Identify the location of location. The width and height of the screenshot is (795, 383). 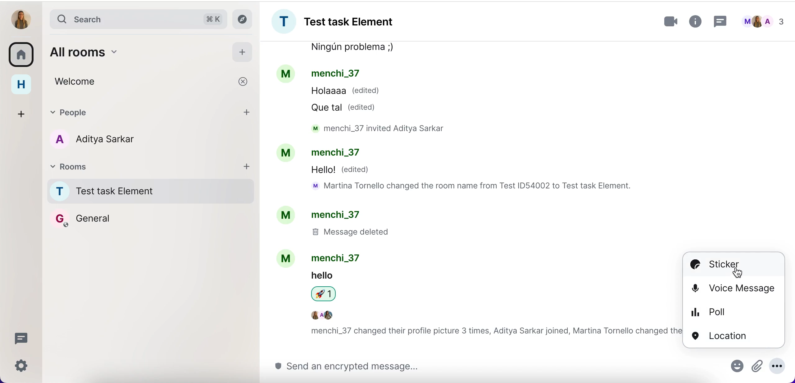
(734, 335).